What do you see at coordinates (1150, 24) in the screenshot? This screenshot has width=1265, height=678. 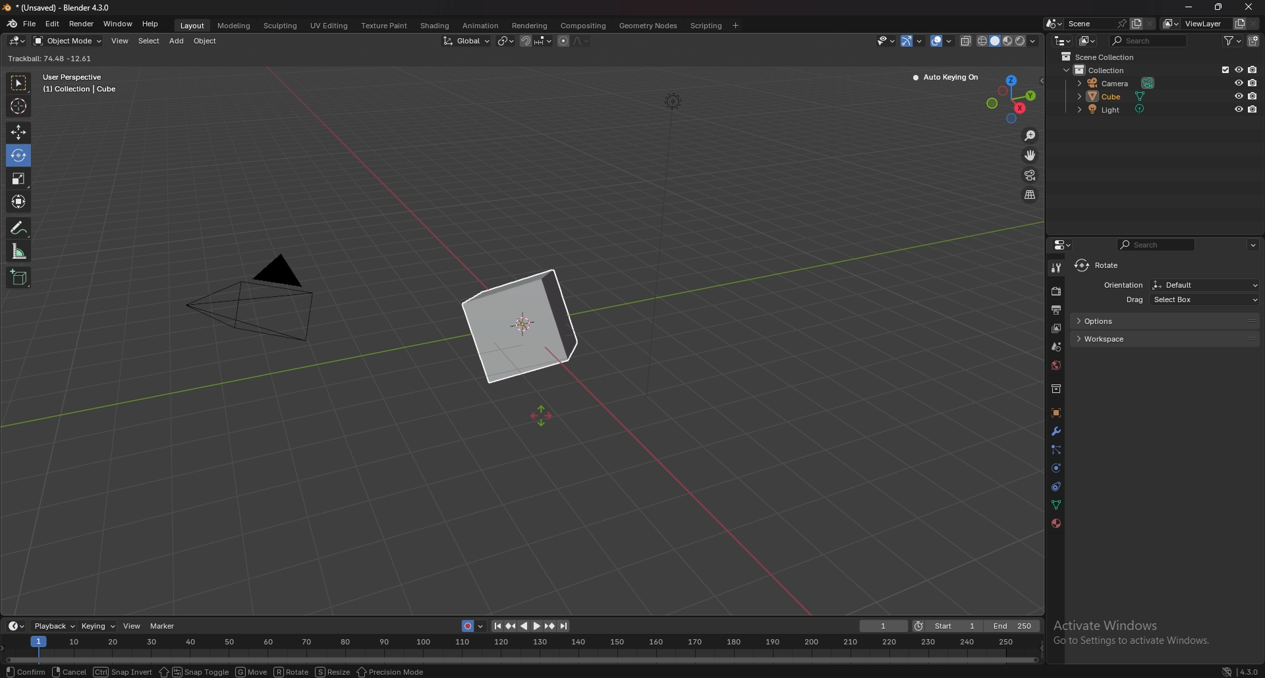 I see `delete scene` at bounding box center [1150, 24].